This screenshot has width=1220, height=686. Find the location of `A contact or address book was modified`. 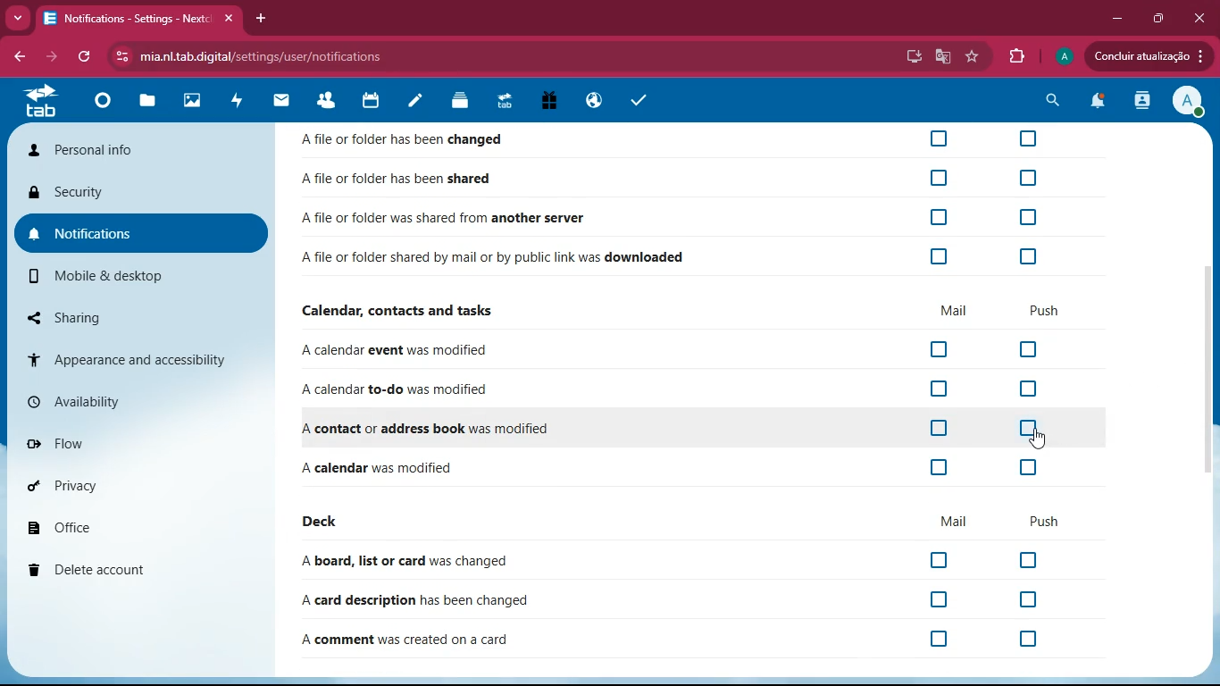

A contact or address book was modified is located at coordinates (430, 428).